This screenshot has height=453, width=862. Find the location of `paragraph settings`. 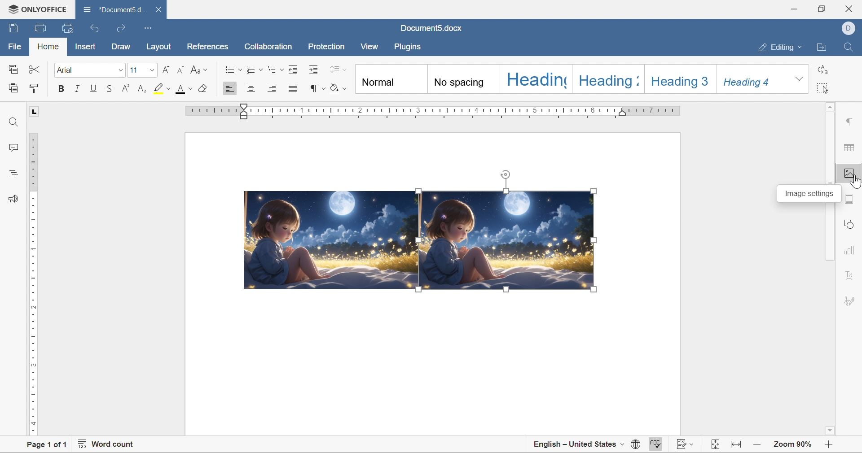

paragraph settings is located at coordinates (851, 122).